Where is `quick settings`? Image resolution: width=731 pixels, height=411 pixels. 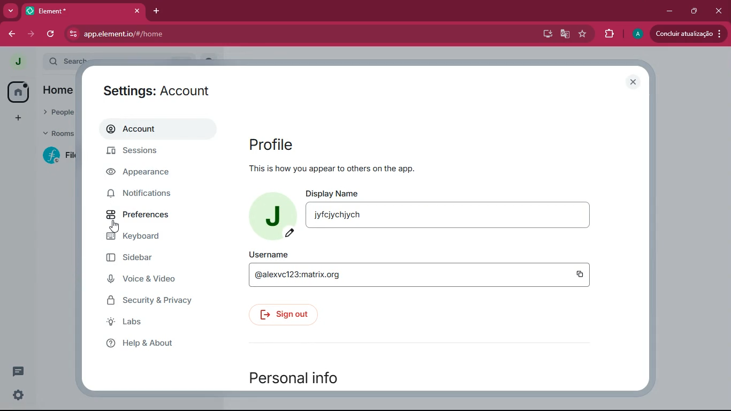
quick settings is located at coordinates (19, 394).